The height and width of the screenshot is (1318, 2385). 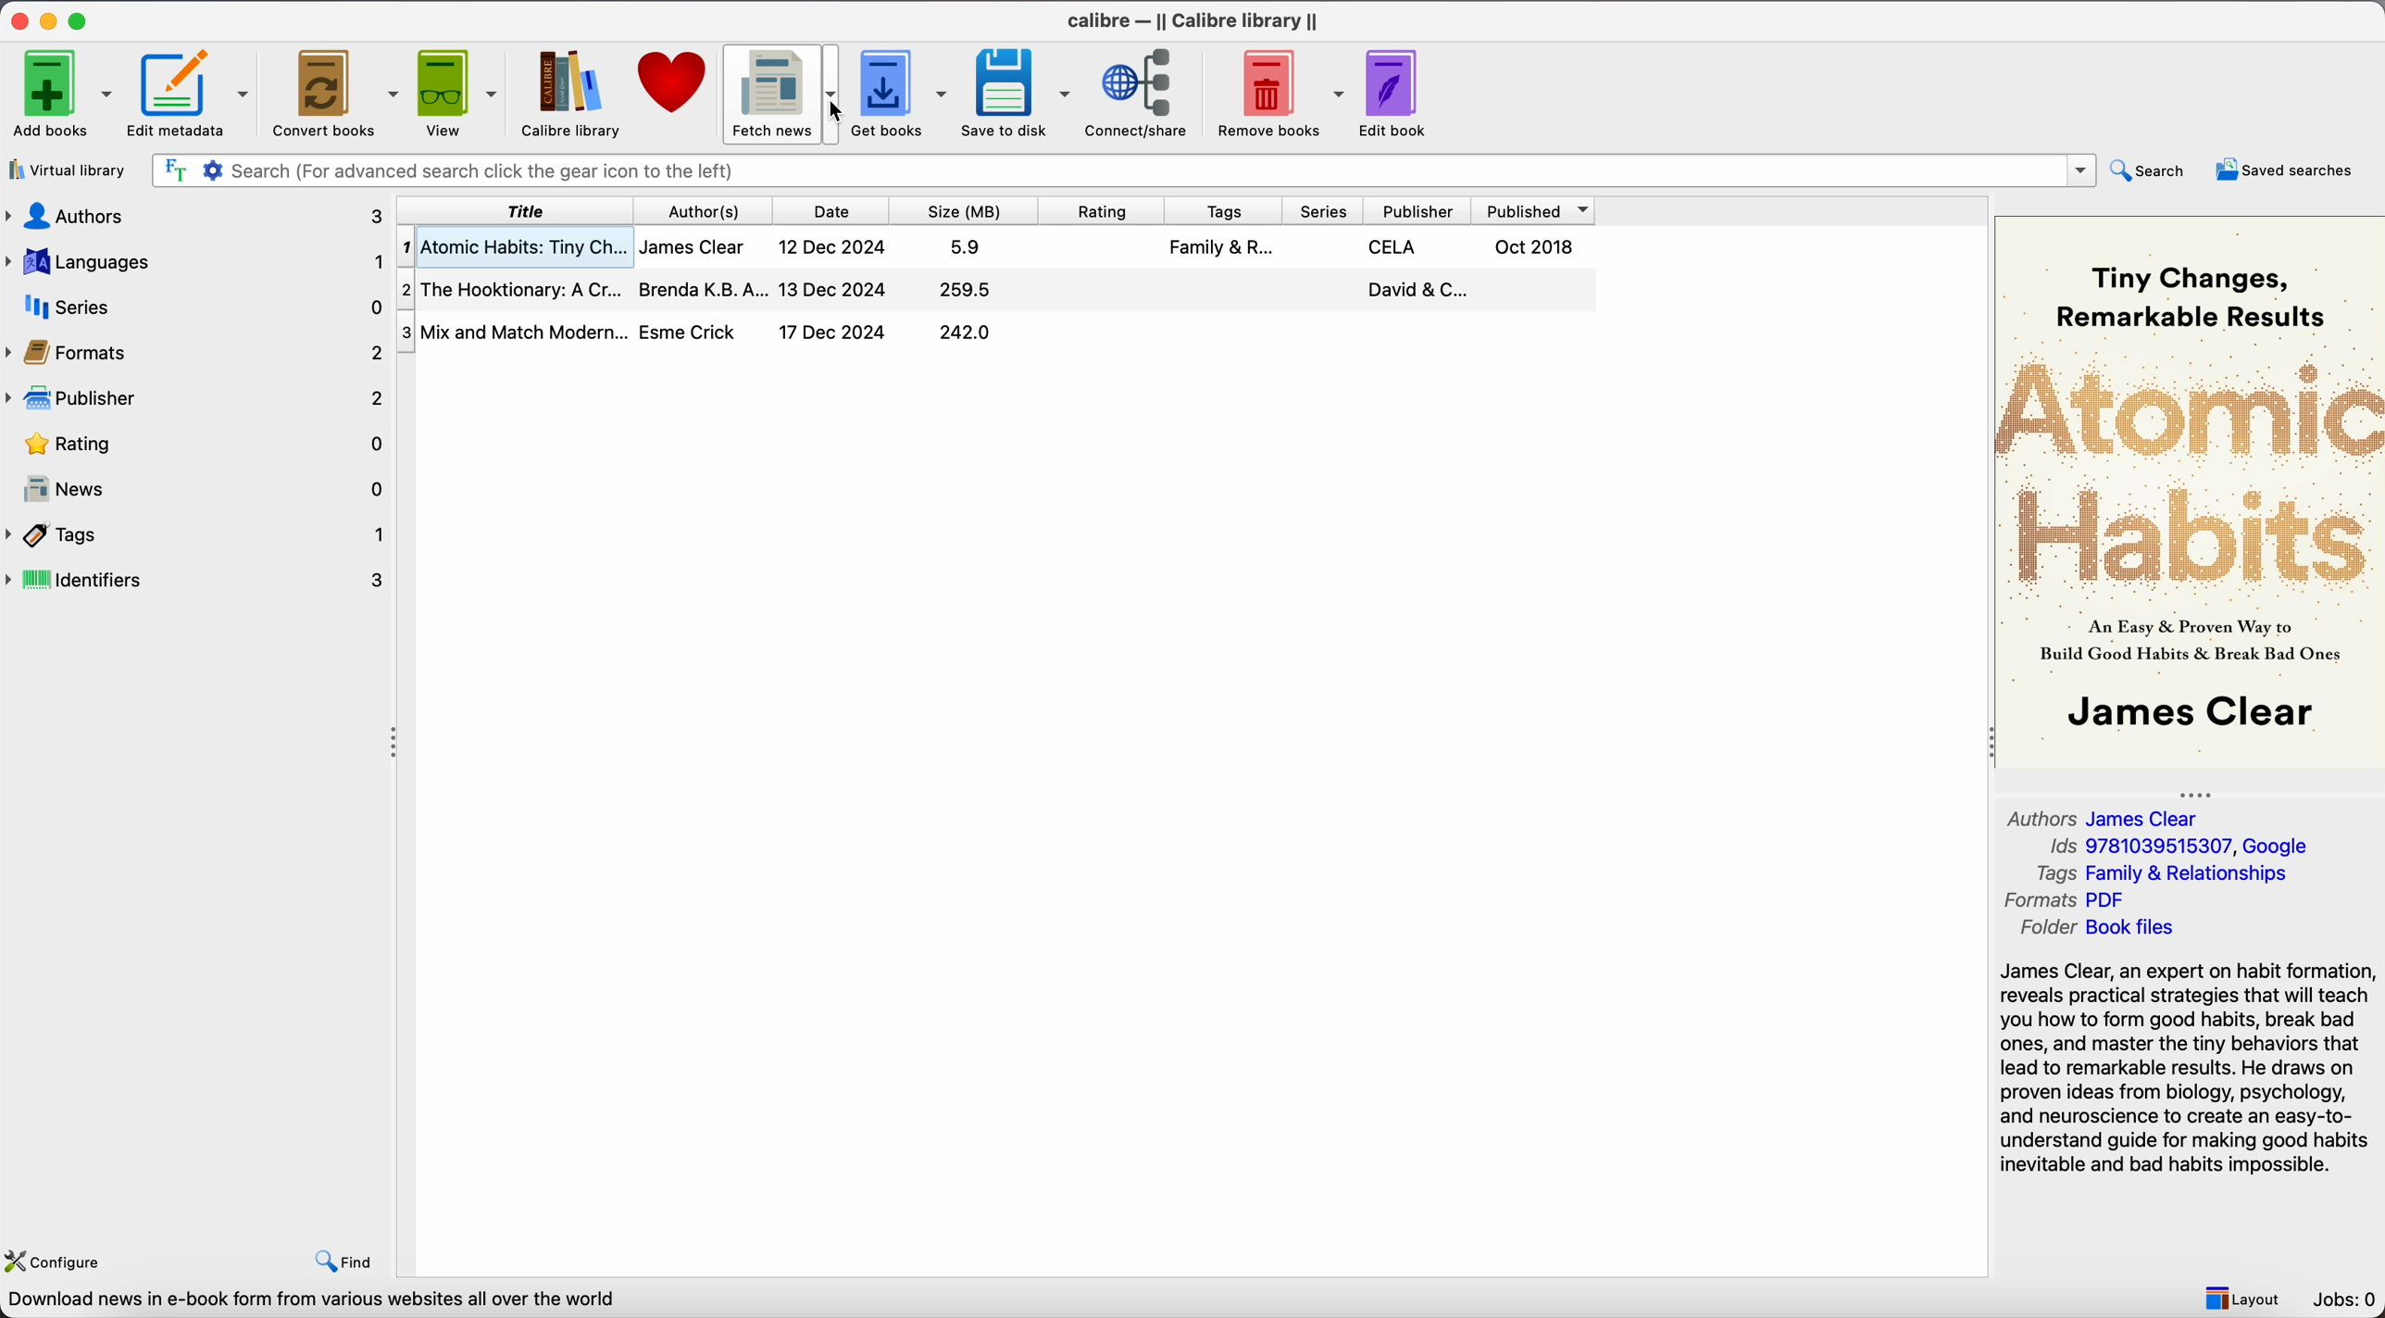 I want to click on Esme Crick, so click(x=691, y=331).